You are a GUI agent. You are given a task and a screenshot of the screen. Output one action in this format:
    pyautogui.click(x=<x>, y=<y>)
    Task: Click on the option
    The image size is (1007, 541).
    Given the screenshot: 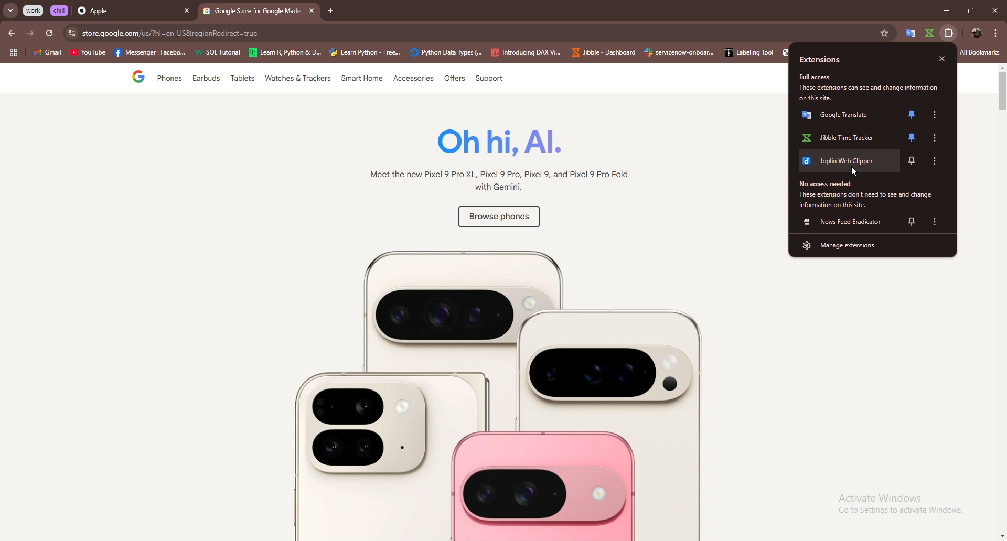 What is the action you would take?
    pyautogui.click(x=936, y=222)
    